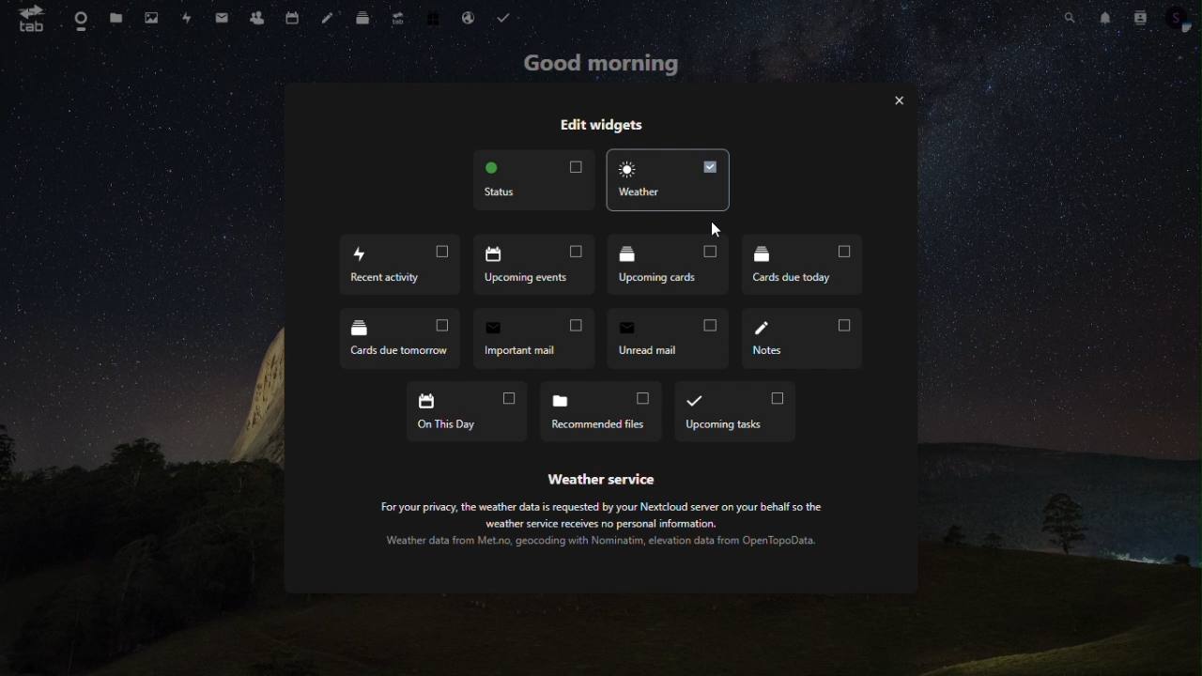 The image size is (1202, 676). I want to click on upcoming tasks, so click(735, 412).